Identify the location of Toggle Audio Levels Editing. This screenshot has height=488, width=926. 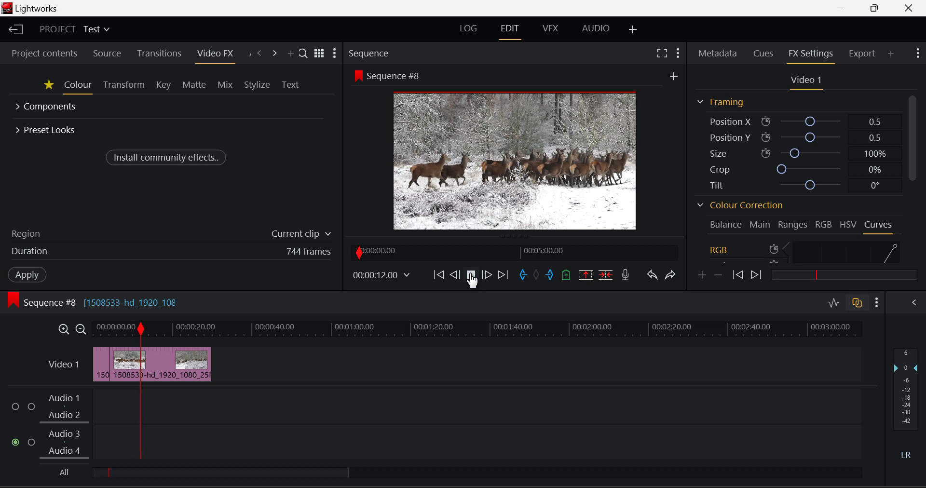
(833, 303).